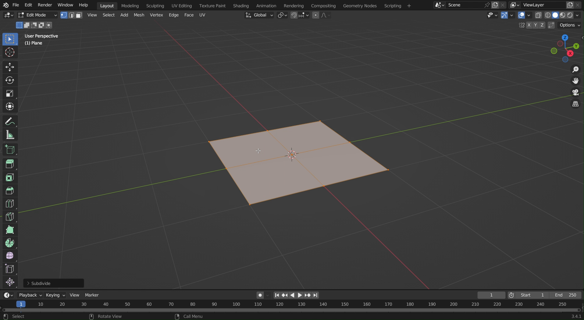 The image size is (584, 320). What do you see at coordinates (572, 316) in the screenshot?
I see `3.4.1` at bounding box center [572, 316].